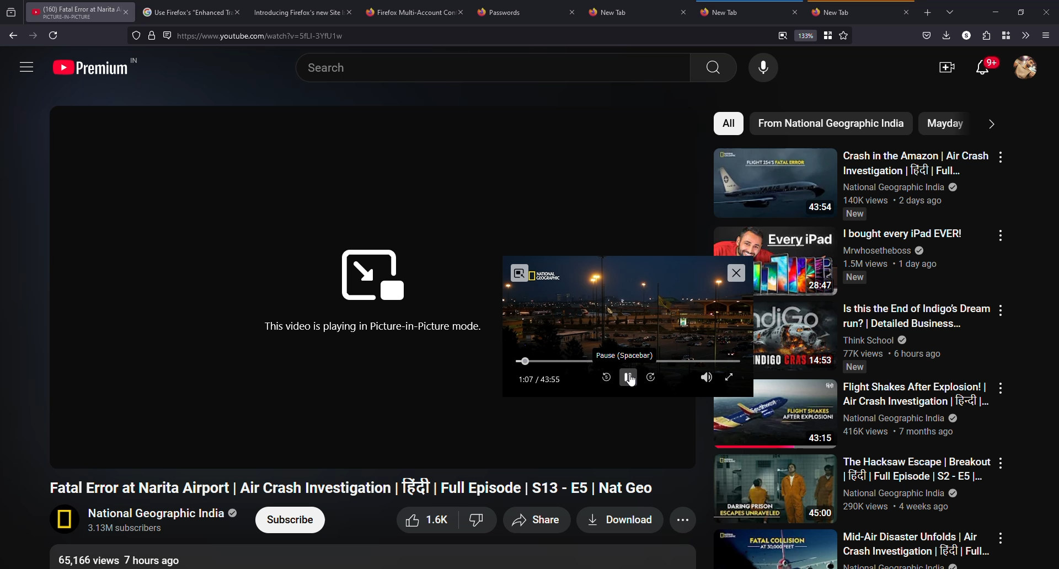  What do you see at coordinates (236, 12) in the screenshot?
I see `close` at bounding box center [236, 12].